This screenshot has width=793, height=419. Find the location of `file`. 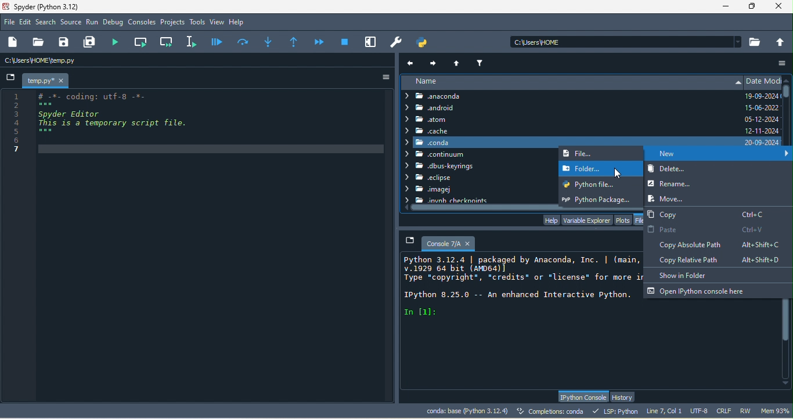

file is located at coordinates (589, 154).